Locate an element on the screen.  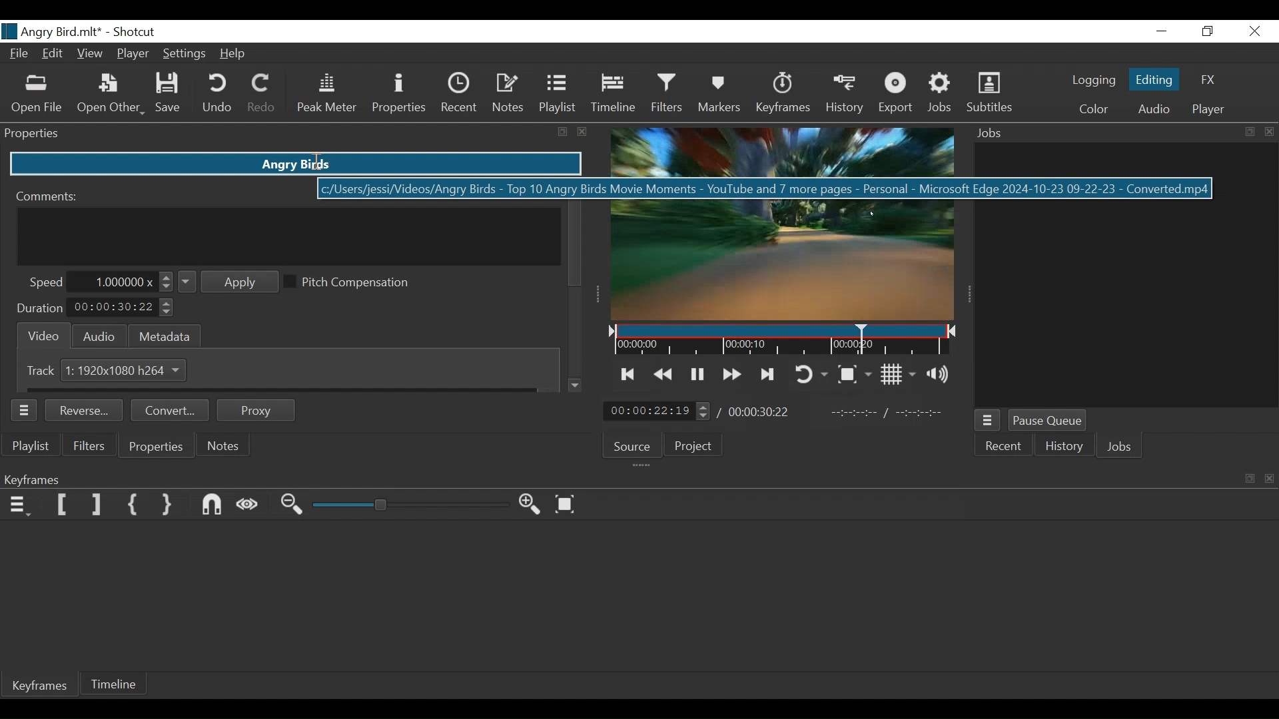
Jobs is located at coordinates (942, 95).